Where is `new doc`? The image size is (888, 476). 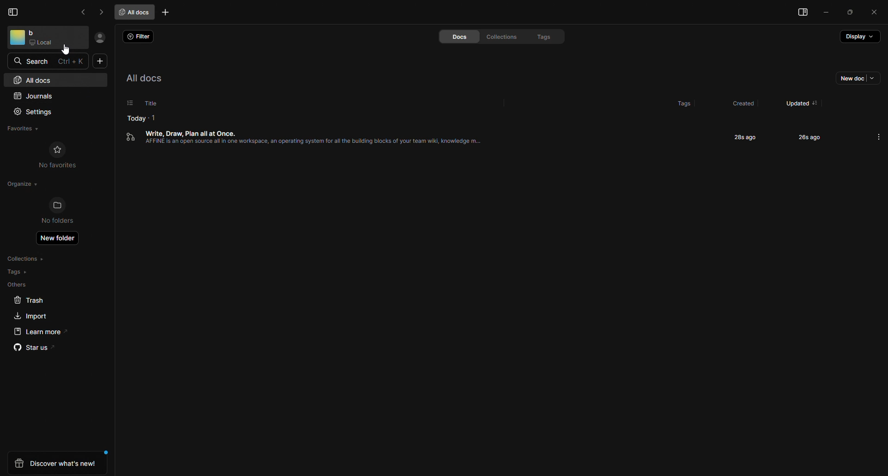
new doc is located at coordinates (853, 80).